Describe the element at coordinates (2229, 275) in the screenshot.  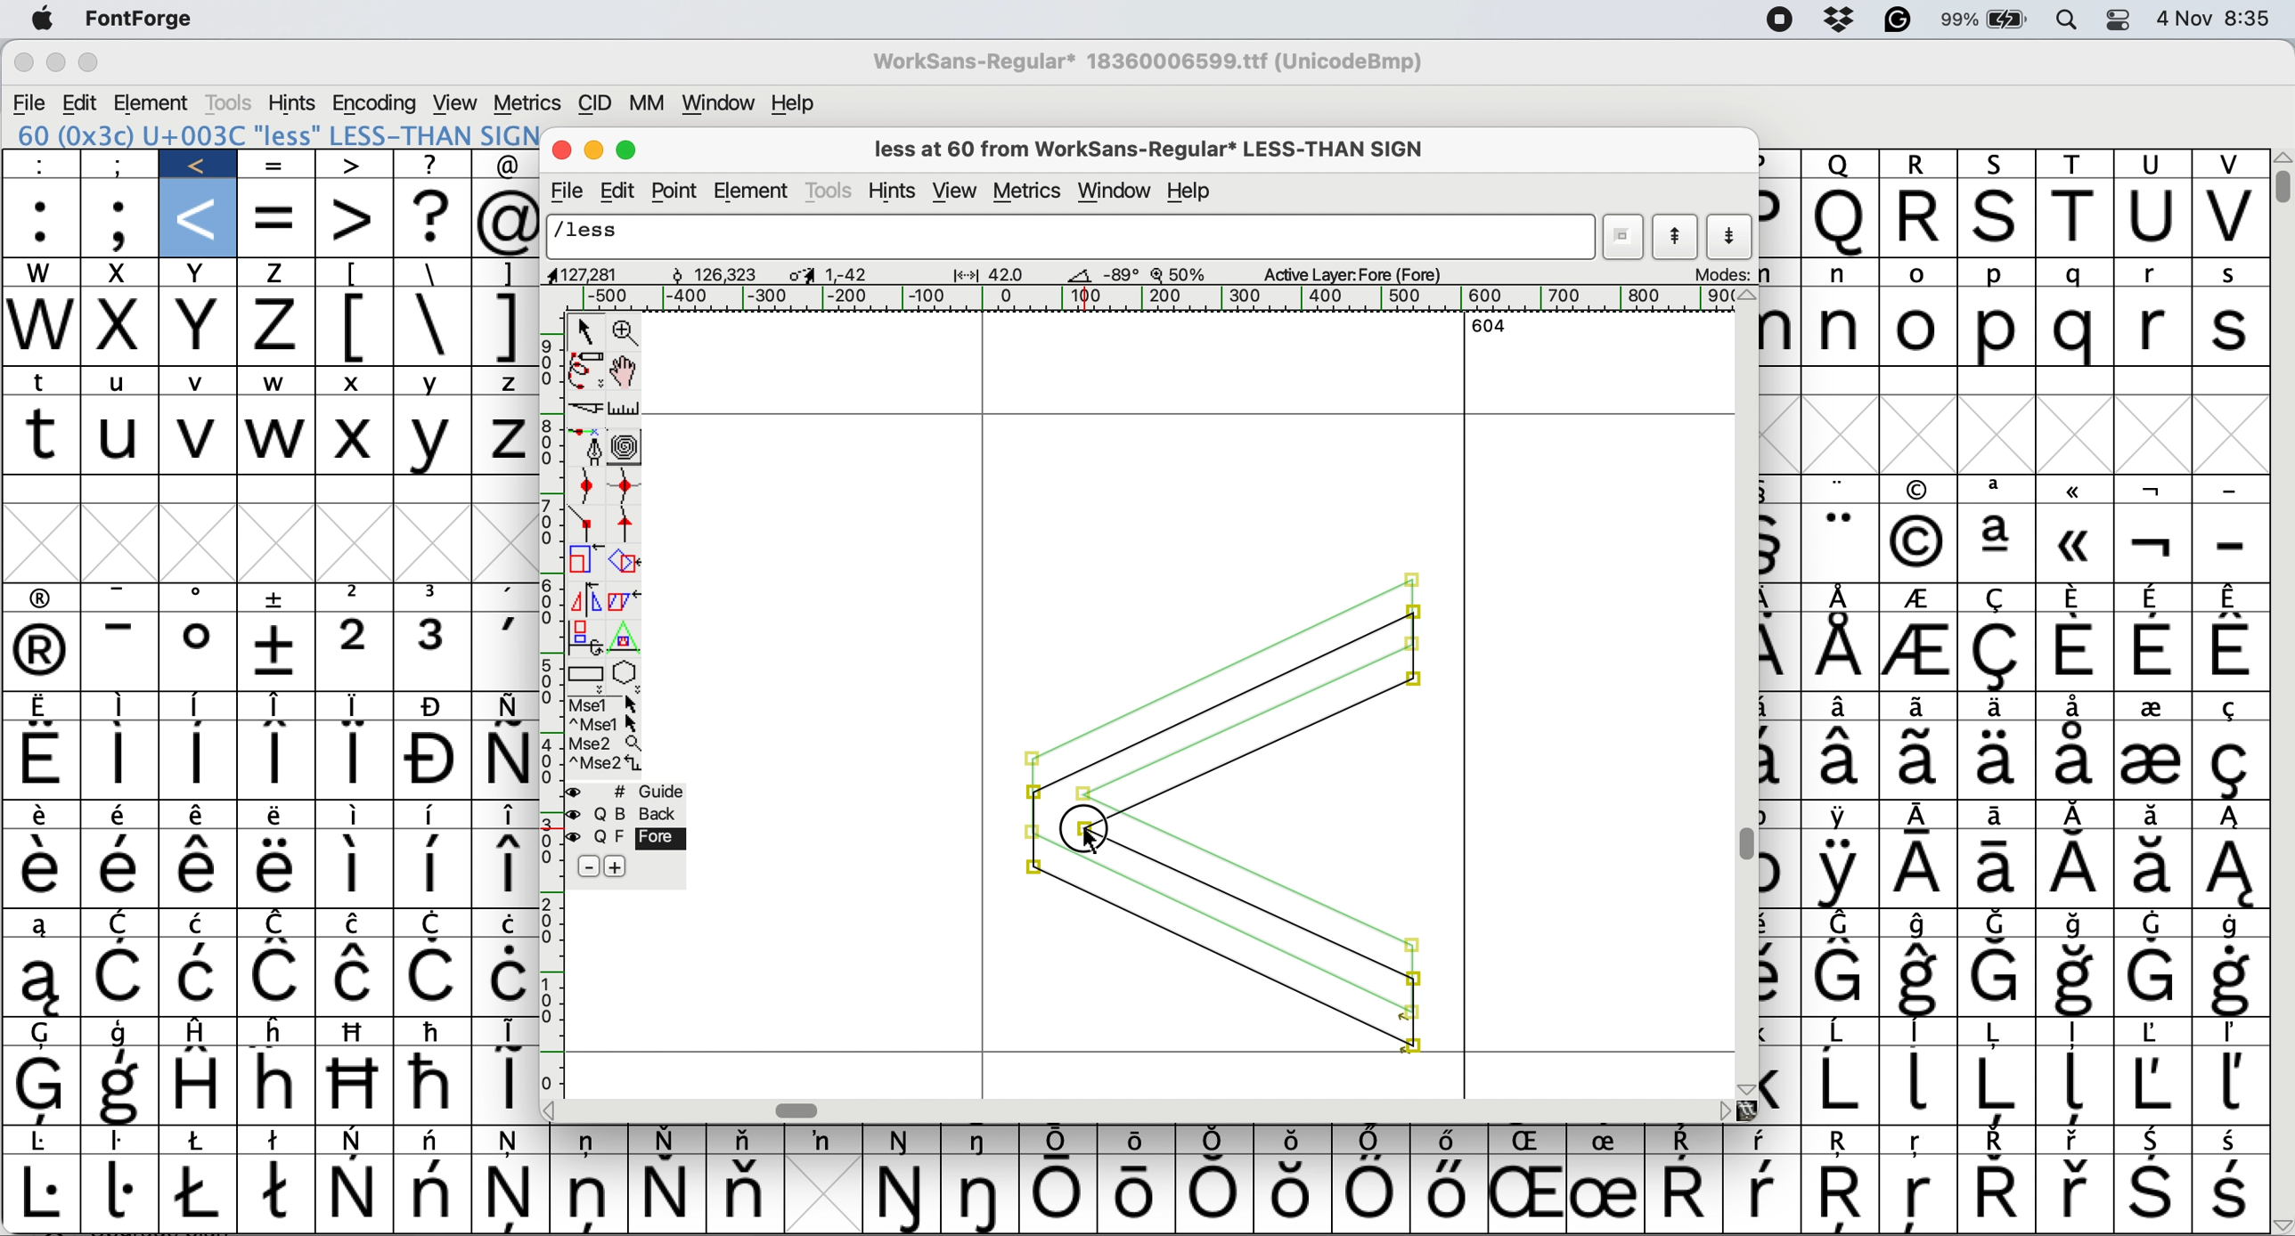
I see `s` at that location.